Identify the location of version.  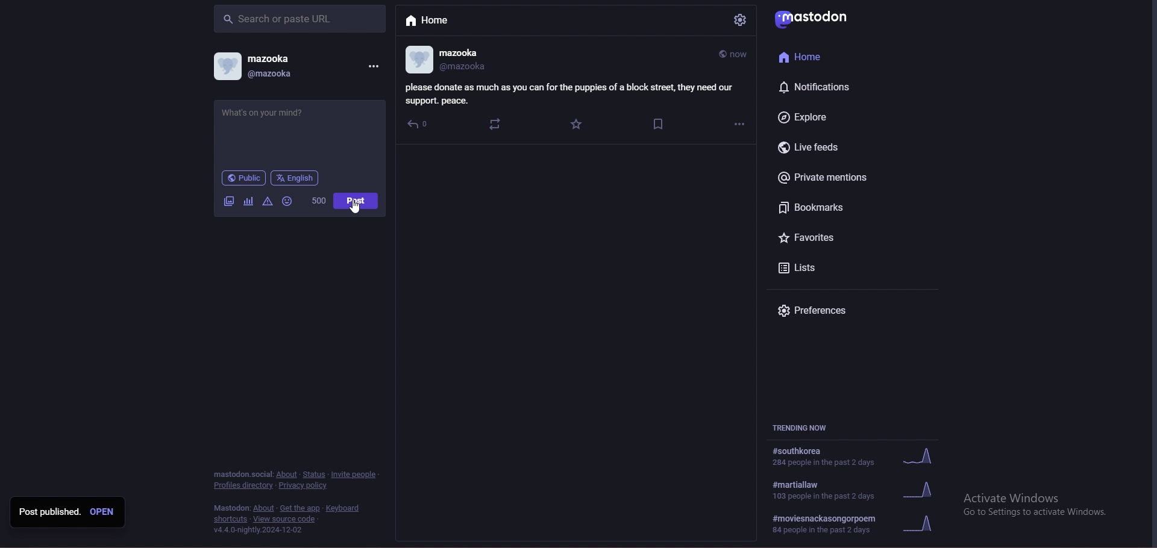
(261, 530).